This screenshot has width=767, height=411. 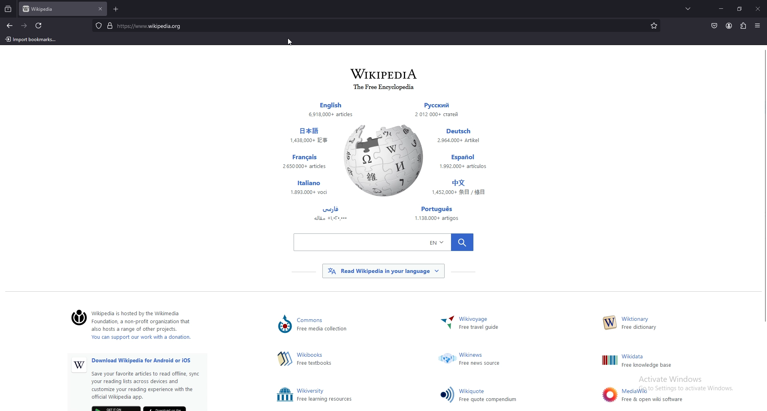 I want to click on , so click(x=437, y=213).